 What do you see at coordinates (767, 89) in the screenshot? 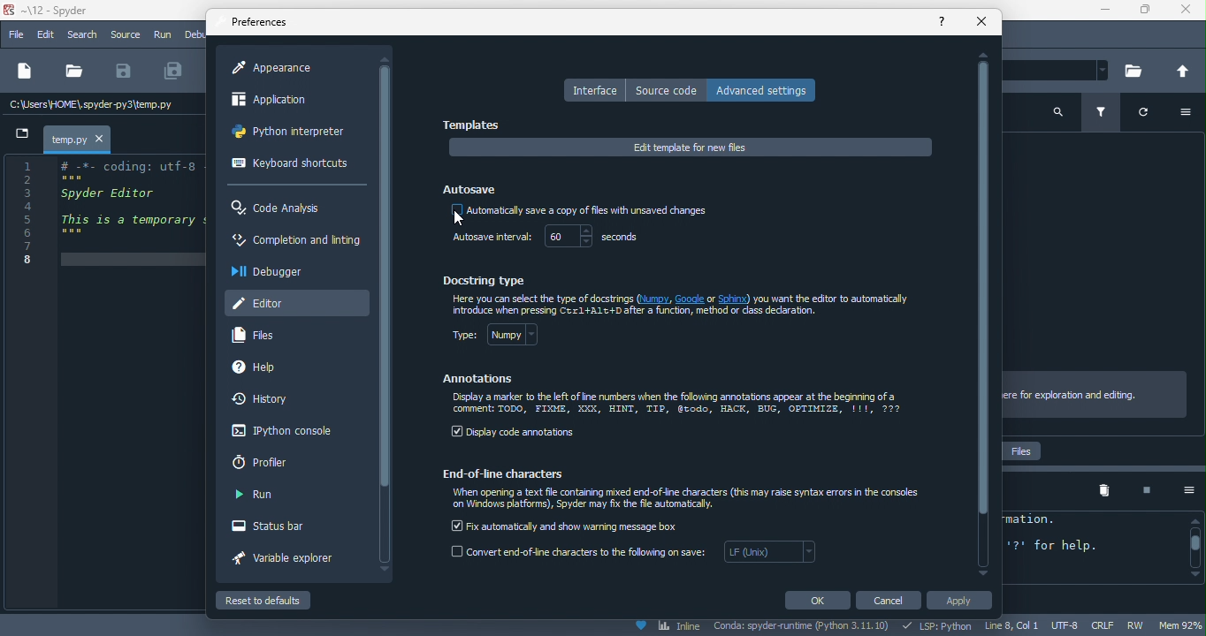
I see `advanced settings` at bounding box center [767, 89].